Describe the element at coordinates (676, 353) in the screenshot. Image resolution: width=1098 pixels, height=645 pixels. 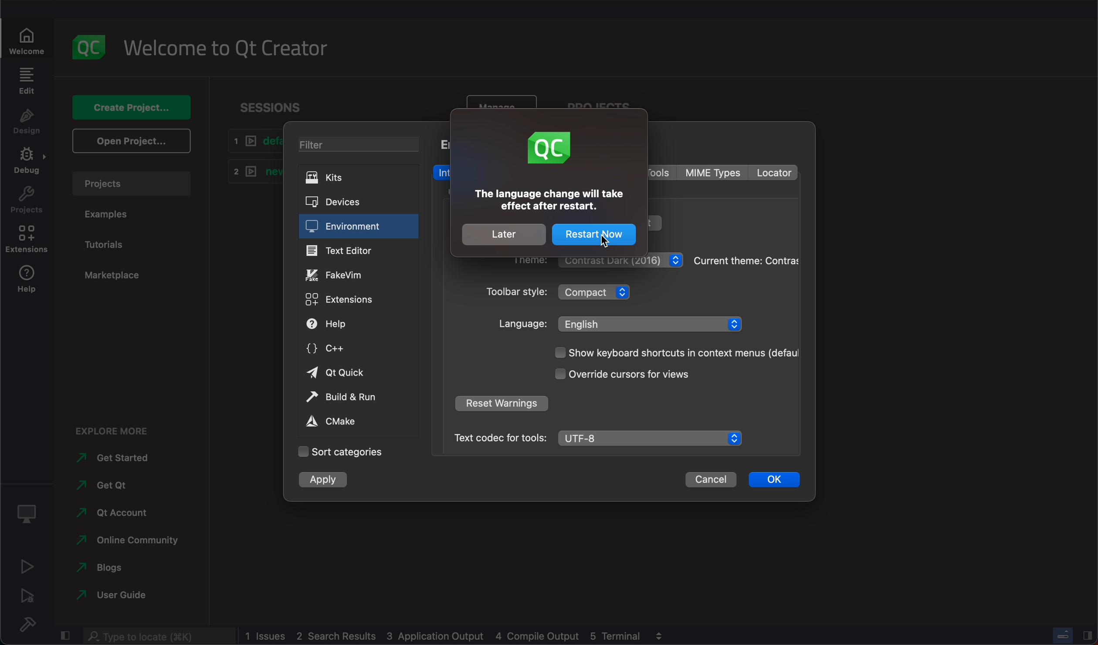
I see `show context menu` at that location.